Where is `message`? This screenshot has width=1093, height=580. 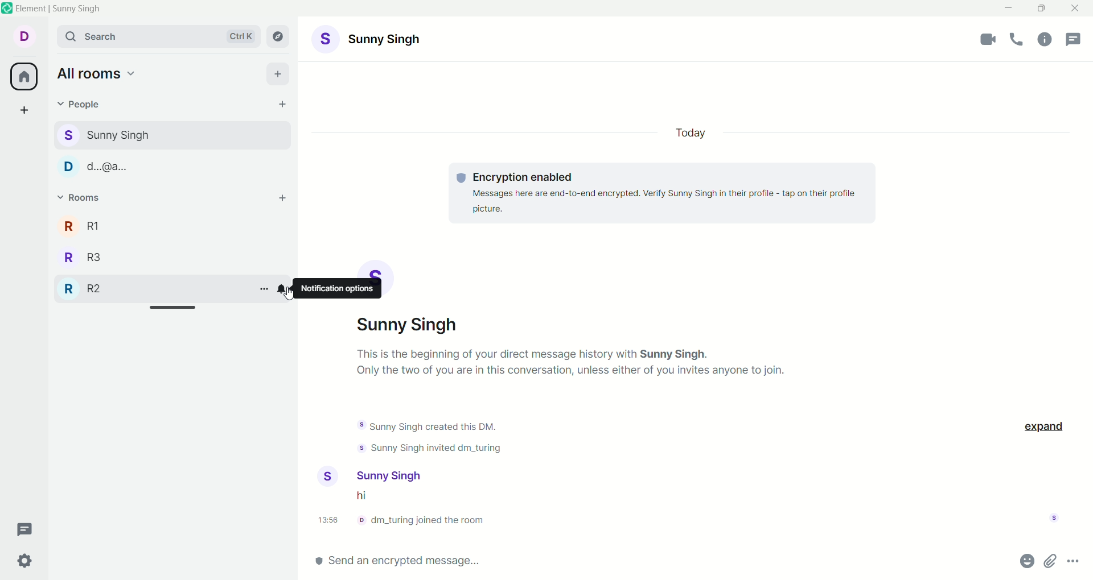 message is located at coordinates (368, 497).